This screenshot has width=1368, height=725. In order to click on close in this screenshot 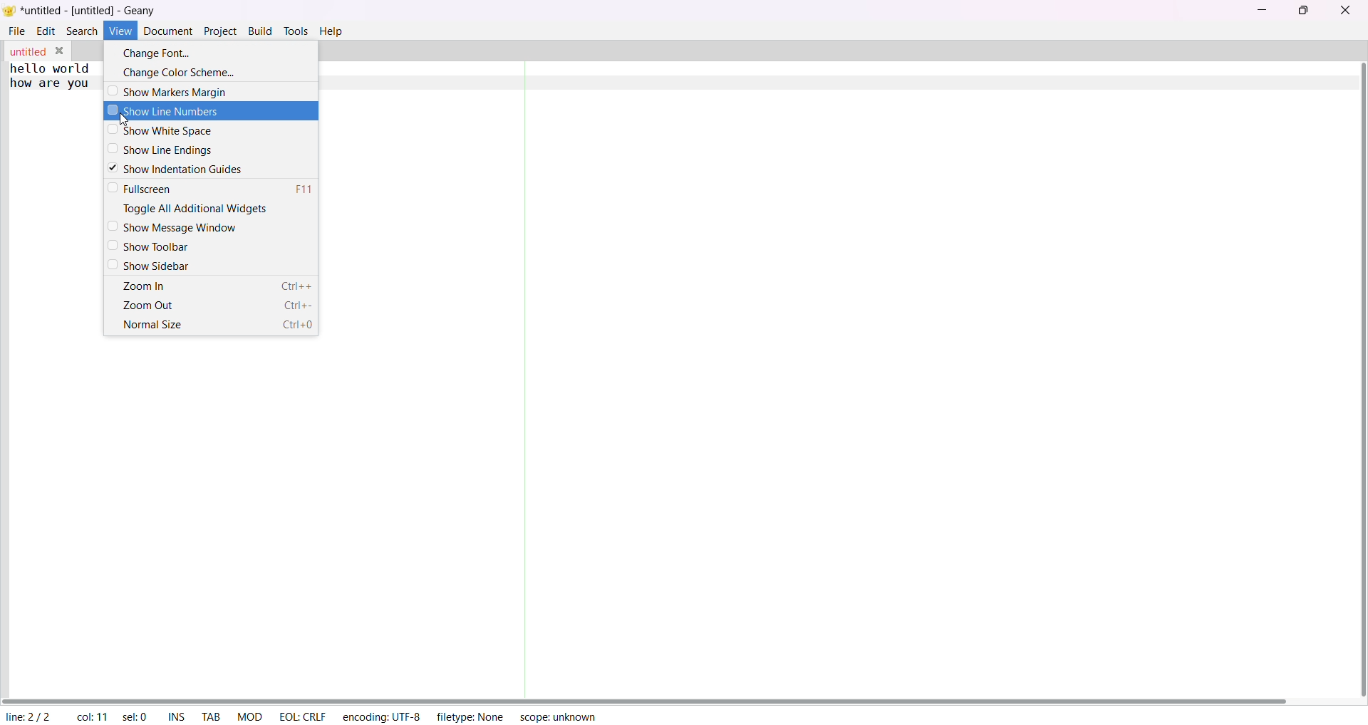, I will do `click(1344, 11)`.